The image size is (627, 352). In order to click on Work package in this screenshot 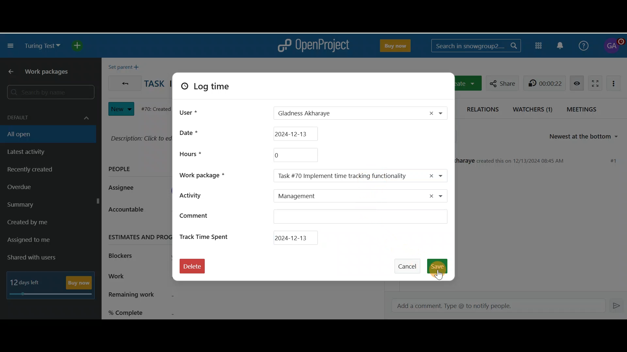, I will do `click(206, 174)`.